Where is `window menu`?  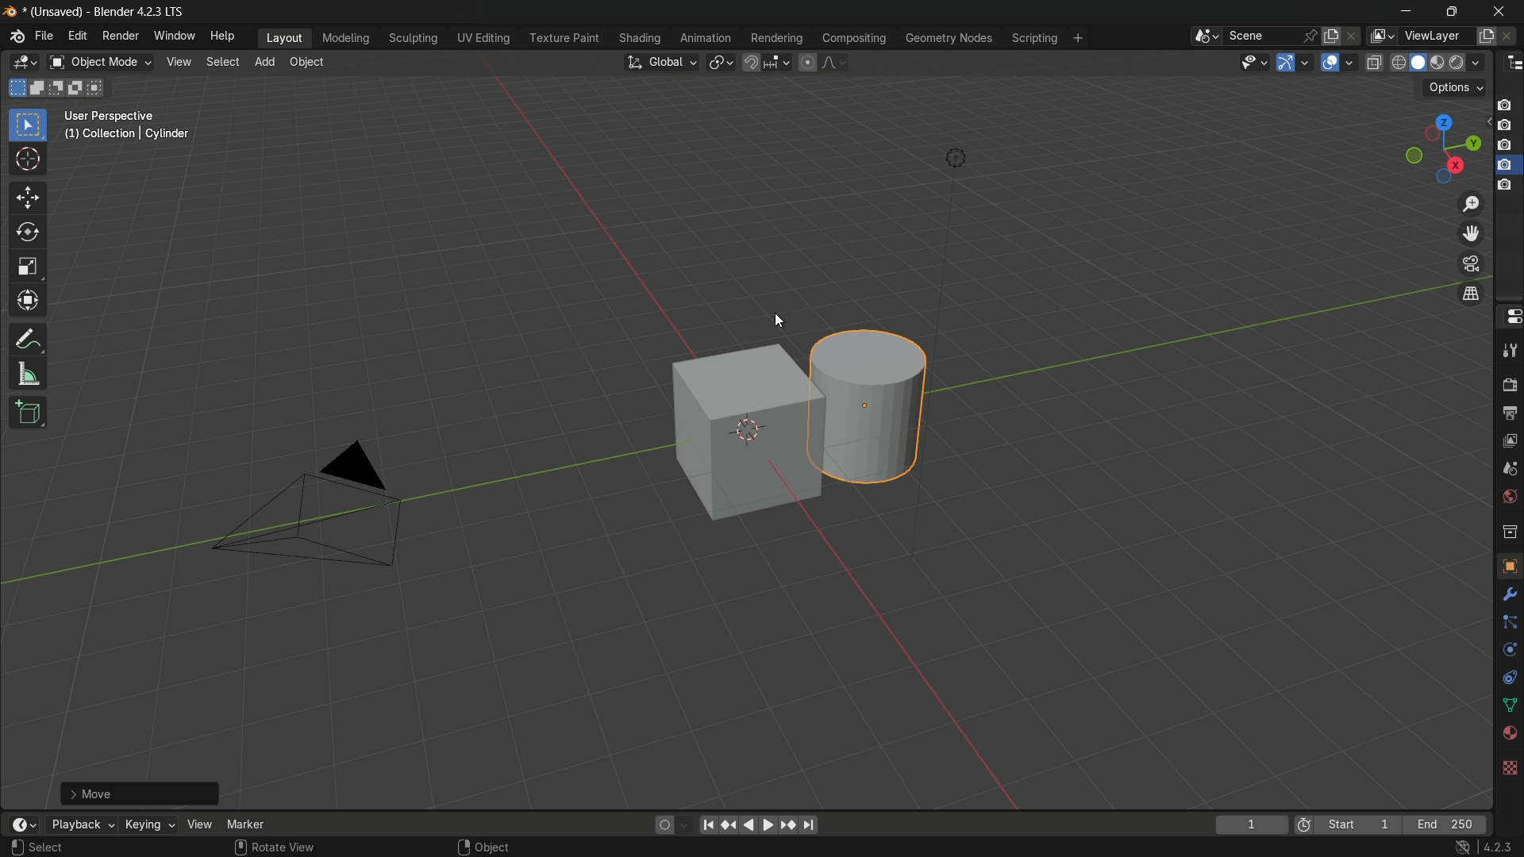 window menu is located at coordinates (175, 37).